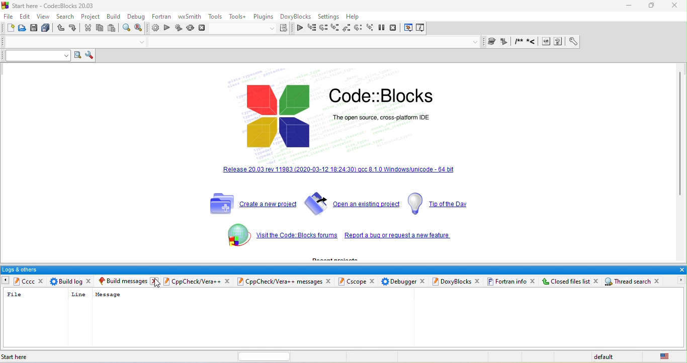 Image resolution: width=687 pixels, height=363 pixels. Describe the element at coordinates (629, 282) in the screenshot. I see `thread search` at that location.